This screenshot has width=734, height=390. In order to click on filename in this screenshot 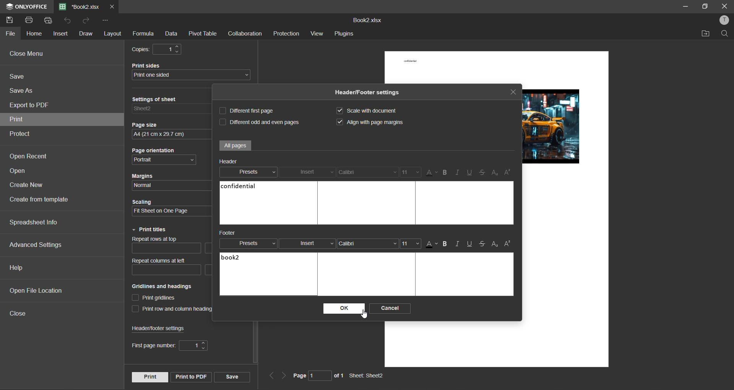, I will do `click(81, 6)`.